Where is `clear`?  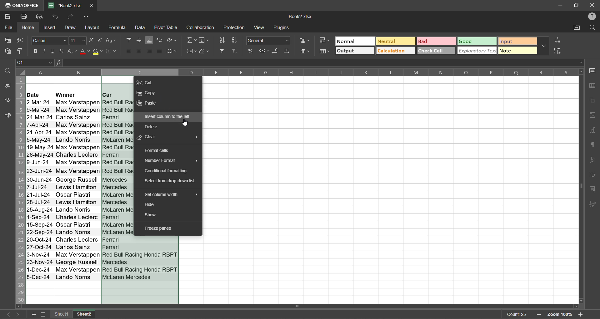
clear is located at coordinates (205, 51).